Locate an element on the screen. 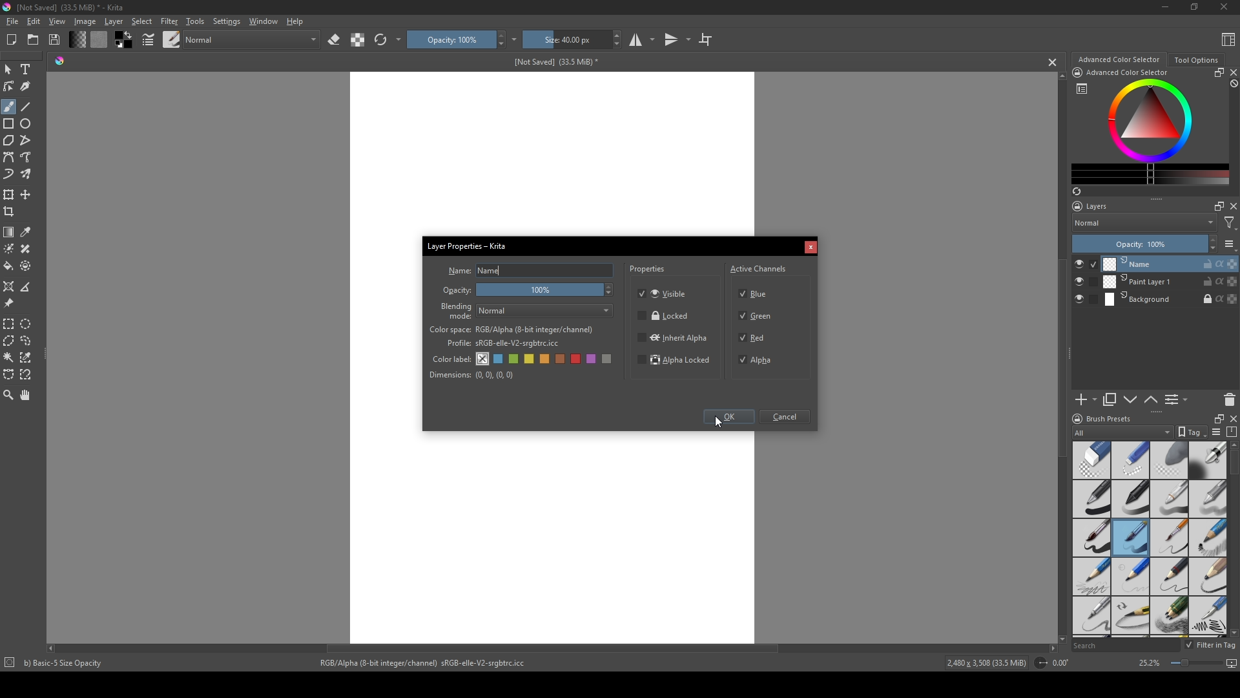  pen is located at coordinates (1091, 500).